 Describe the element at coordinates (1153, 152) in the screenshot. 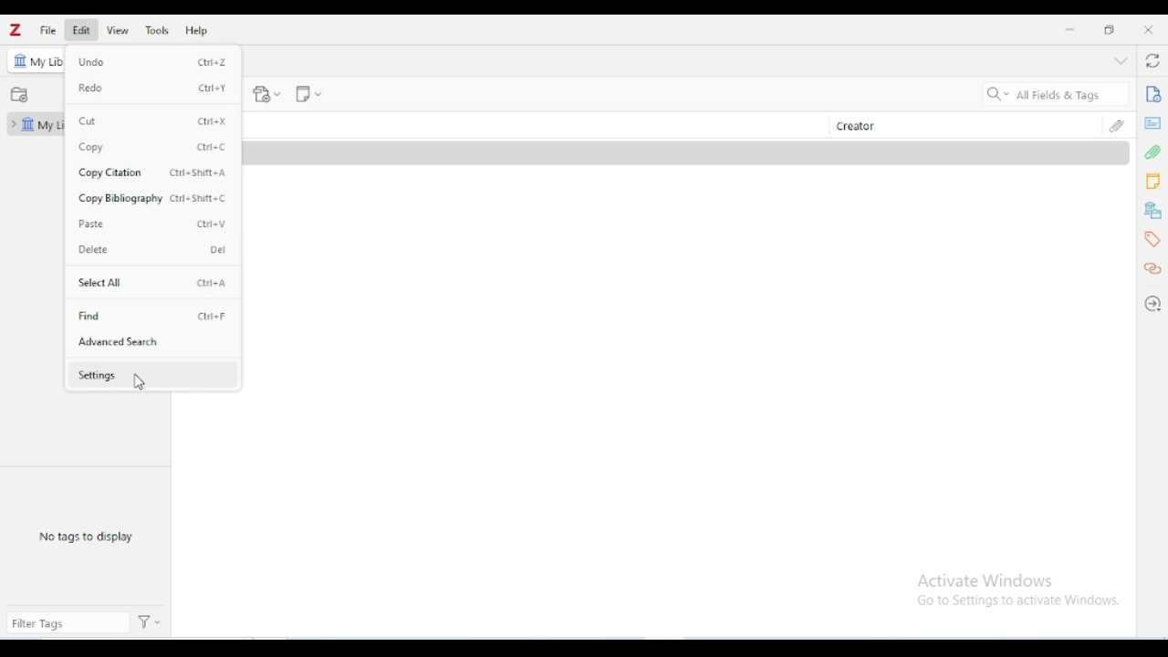

I see `attachments` at that location.